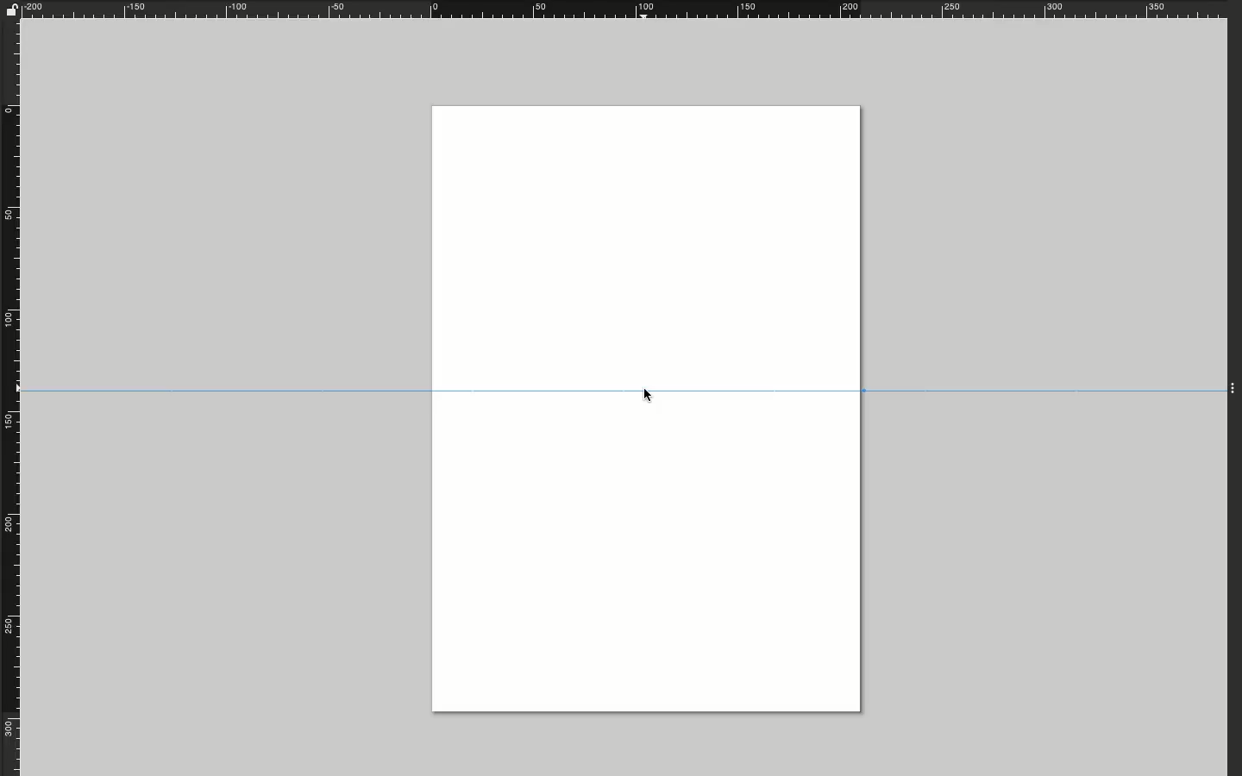 The image size is (1242, 776). What do you see at coordinates (623, 389) in the screenshot?
I see `Guide` at bounding box center [623, 389].